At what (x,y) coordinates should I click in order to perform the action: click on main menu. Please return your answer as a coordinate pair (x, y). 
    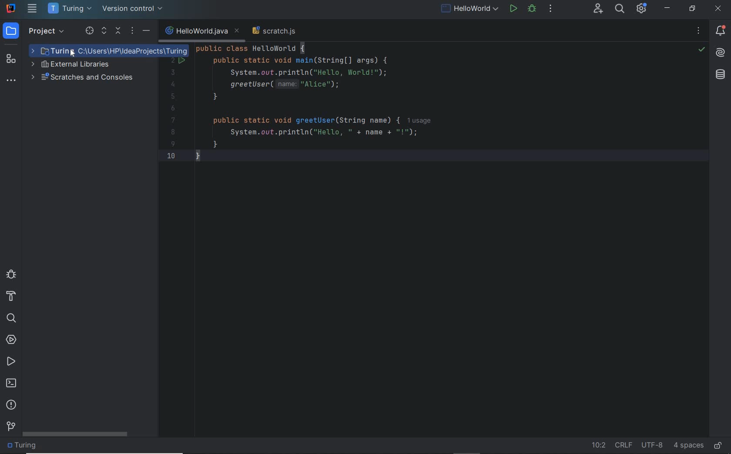
    Looking at the image, I should click on (32, 8).